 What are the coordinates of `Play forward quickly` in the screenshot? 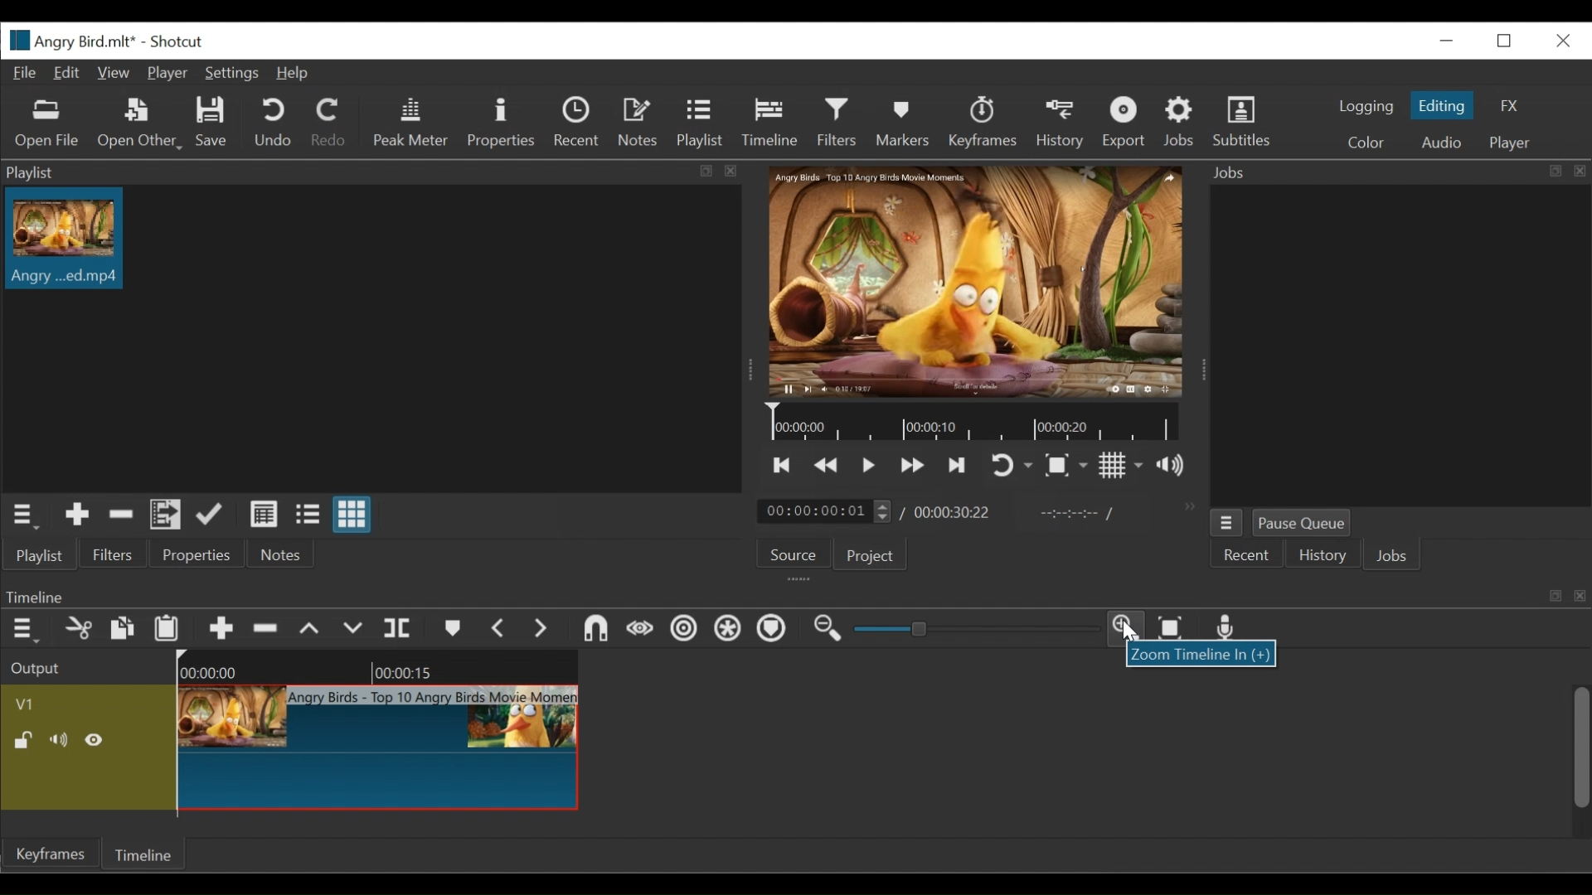 It's located at (910, 465).